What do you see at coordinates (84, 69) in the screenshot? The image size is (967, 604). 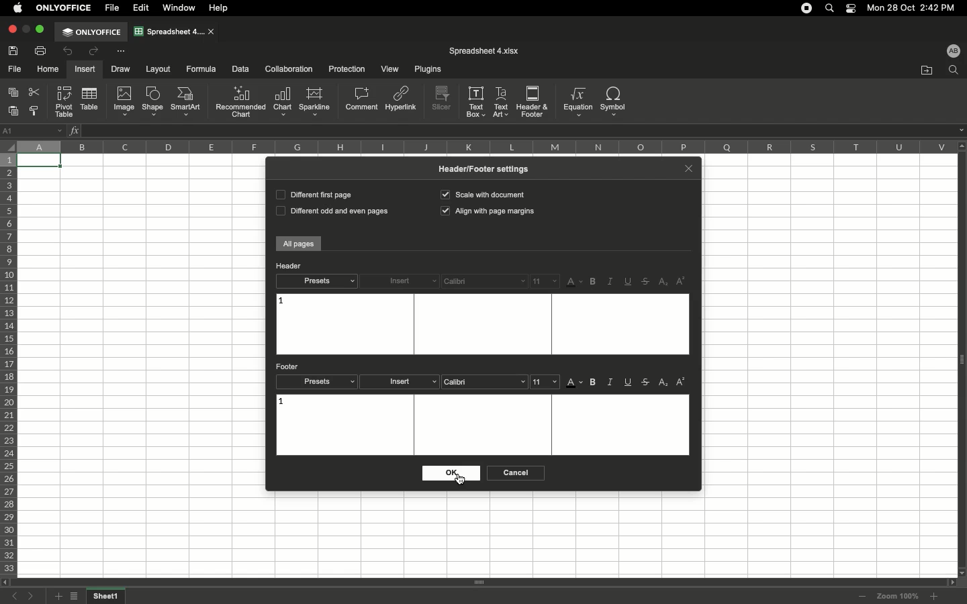 I see `Insert` at bounding box center [84, 69].